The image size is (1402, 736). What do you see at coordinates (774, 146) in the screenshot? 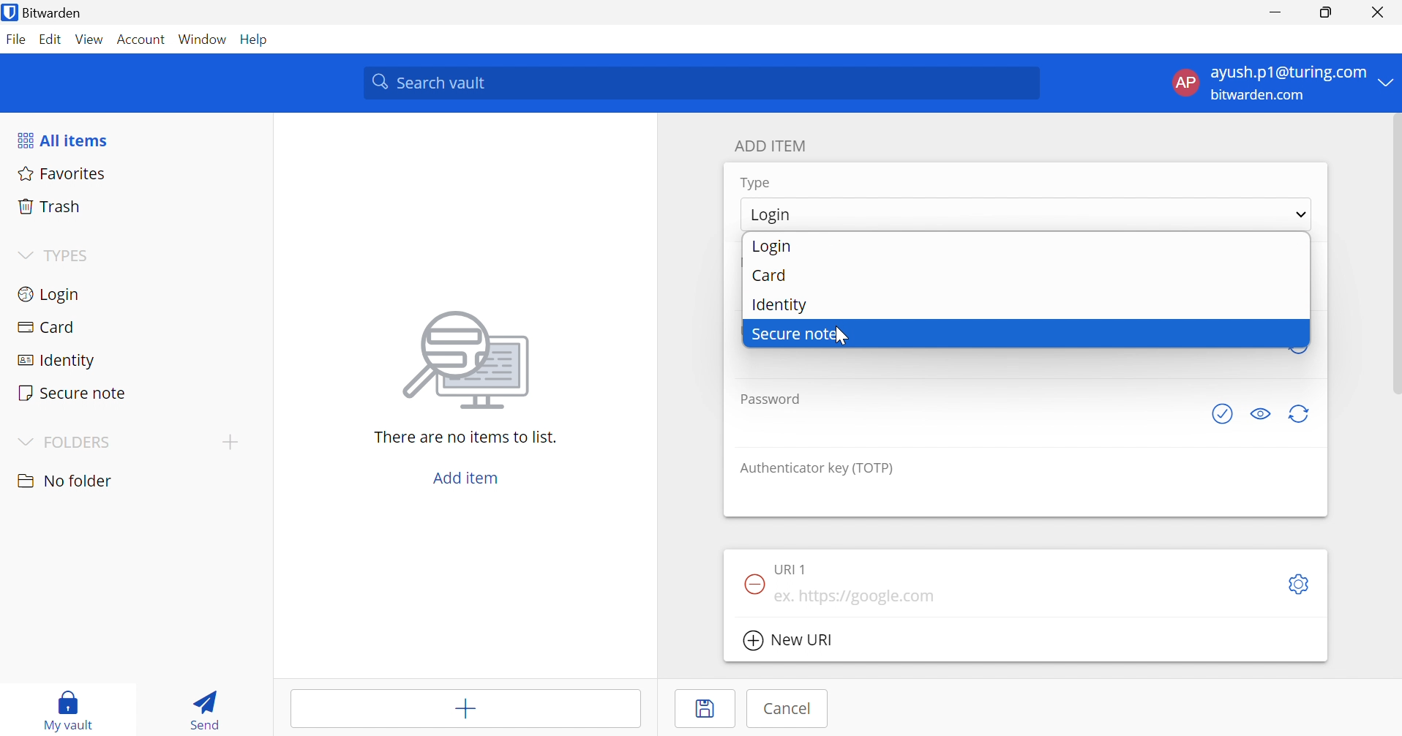
I see `ADDITEM` at bounding box center [774, 146].